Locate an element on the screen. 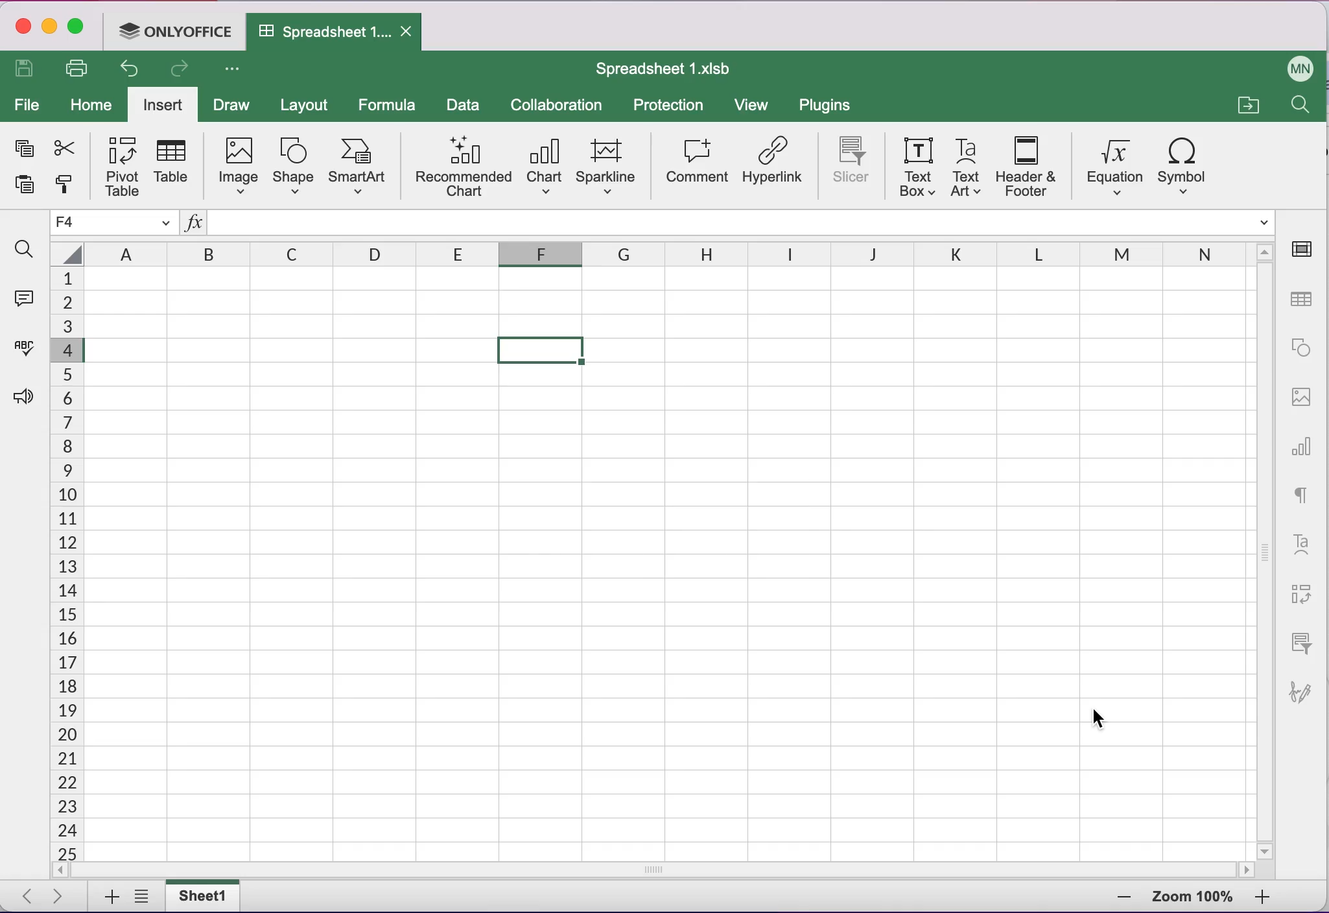 Image resolution: width=1329 pixels, height=913 pixels. columns is located at coordinates (652, 251).